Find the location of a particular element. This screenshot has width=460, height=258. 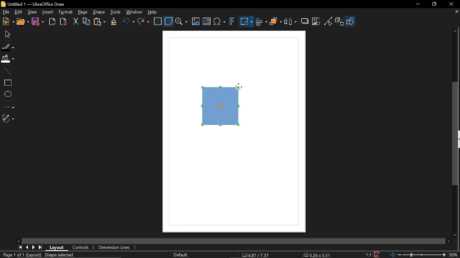

Cut is located at coordinates (75, 22).